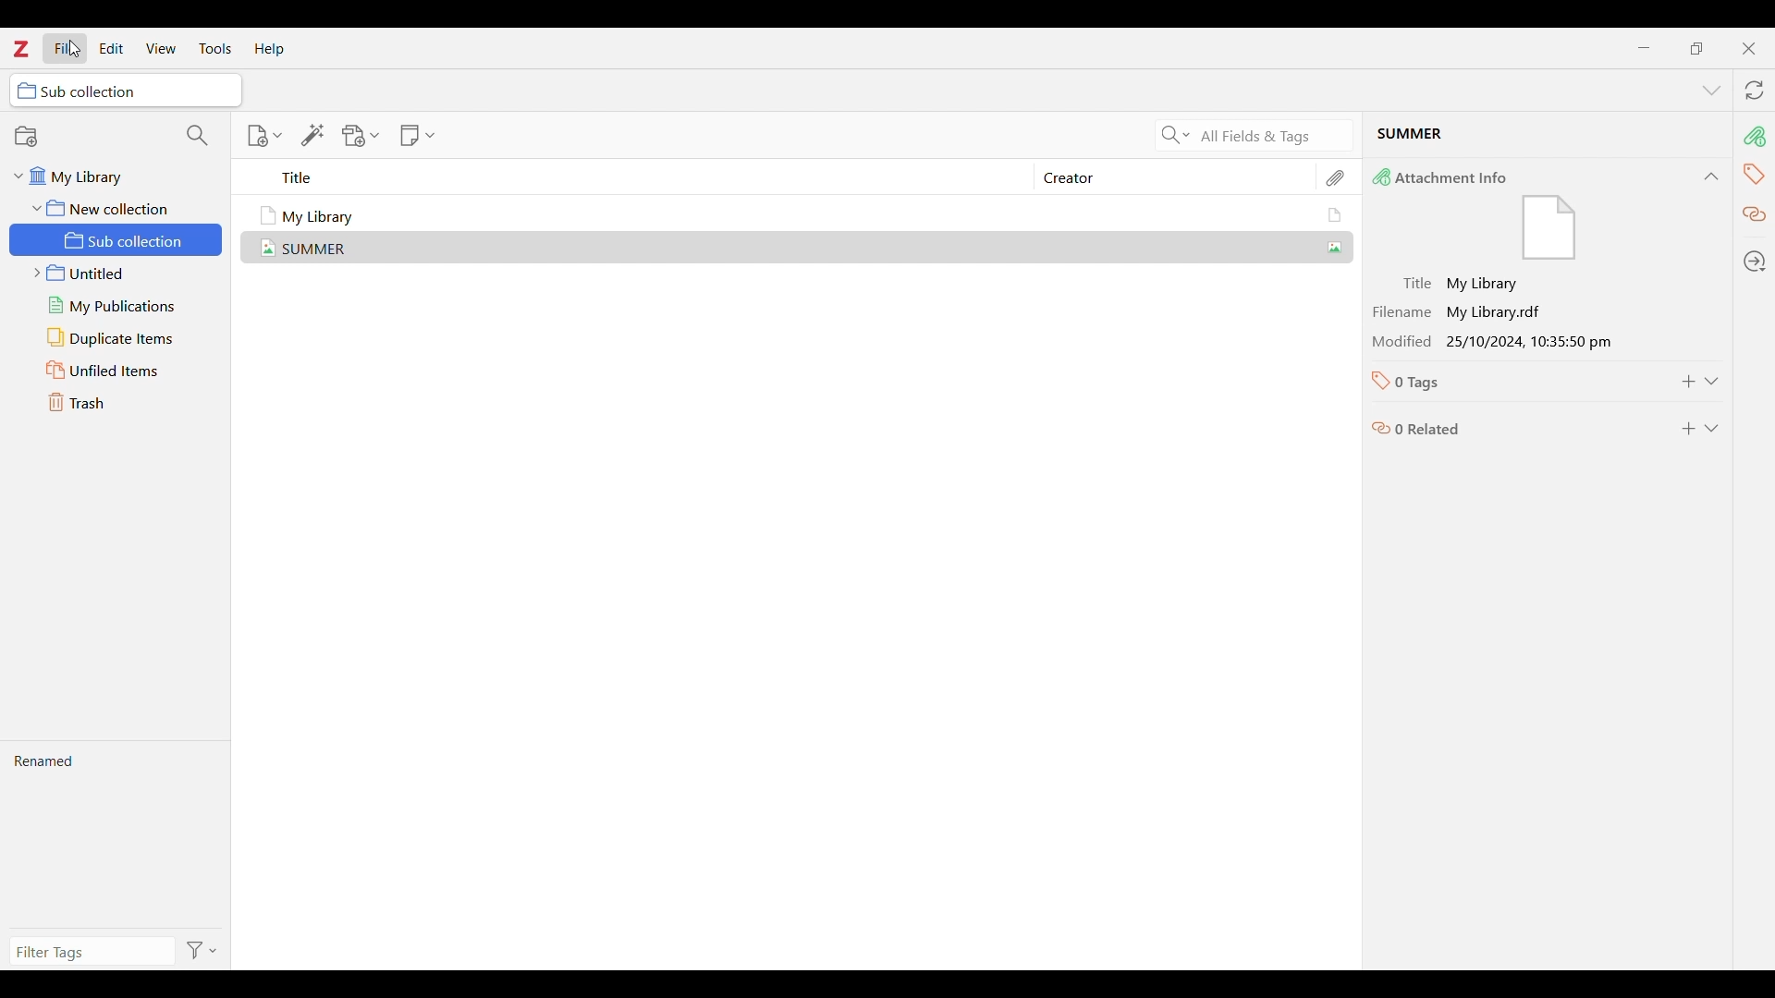 This screenshot has height=998, width=1775. I want to click on Search criteria , so click(1175, 135).